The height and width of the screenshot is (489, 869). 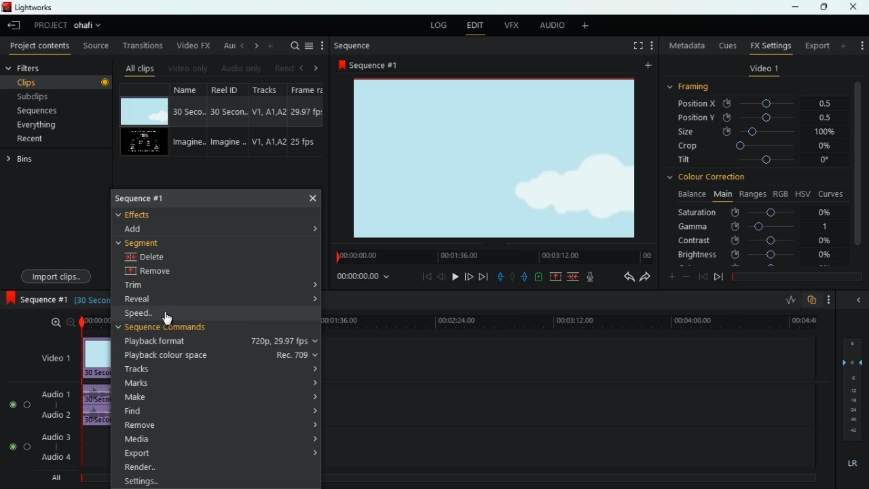 I want to click on close, so click(x=856, y=7).